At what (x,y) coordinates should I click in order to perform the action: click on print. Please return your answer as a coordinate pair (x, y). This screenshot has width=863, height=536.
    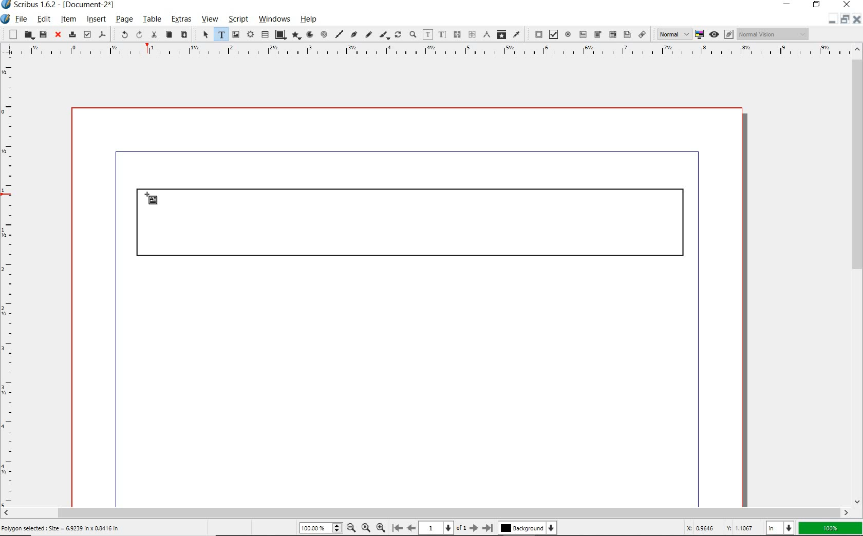
    Looking at the image, I should click on (72, 34).